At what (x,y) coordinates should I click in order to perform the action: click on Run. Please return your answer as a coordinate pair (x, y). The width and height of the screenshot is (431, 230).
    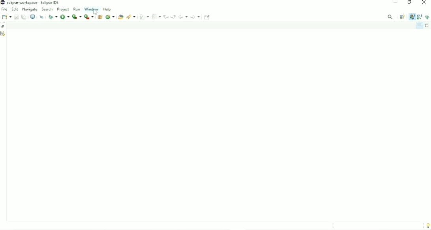
    Looking at the image, I should click on (77, 17).